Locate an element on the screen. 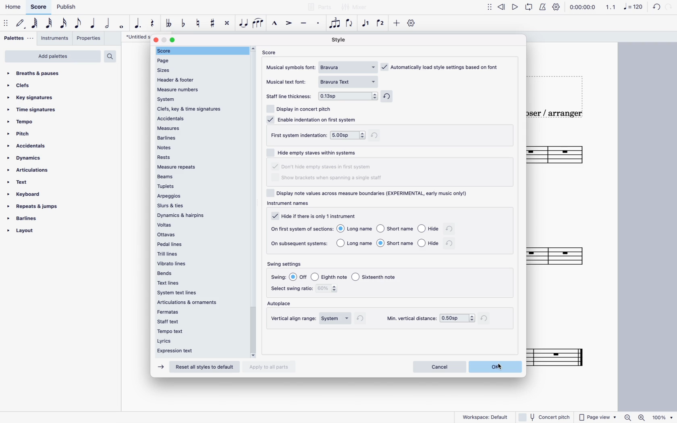 This screenshot has width=677, height=423. first system indentation is located at coordinates (300, 135).